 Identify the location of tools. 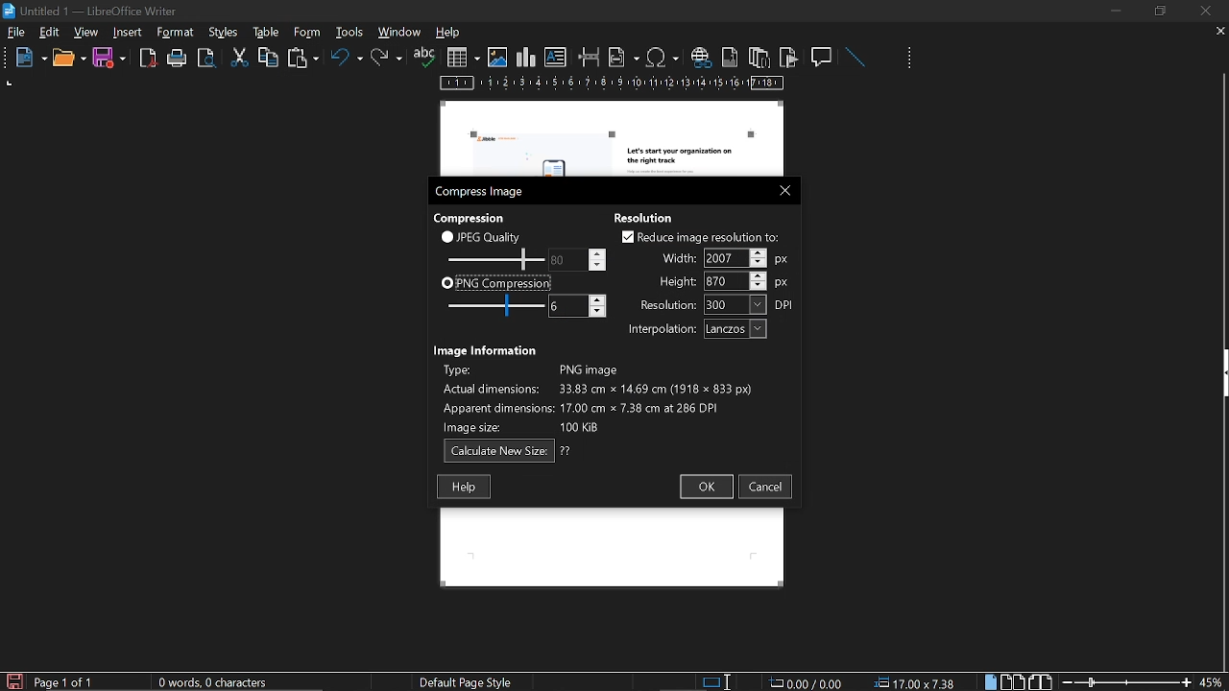
(179, 33).